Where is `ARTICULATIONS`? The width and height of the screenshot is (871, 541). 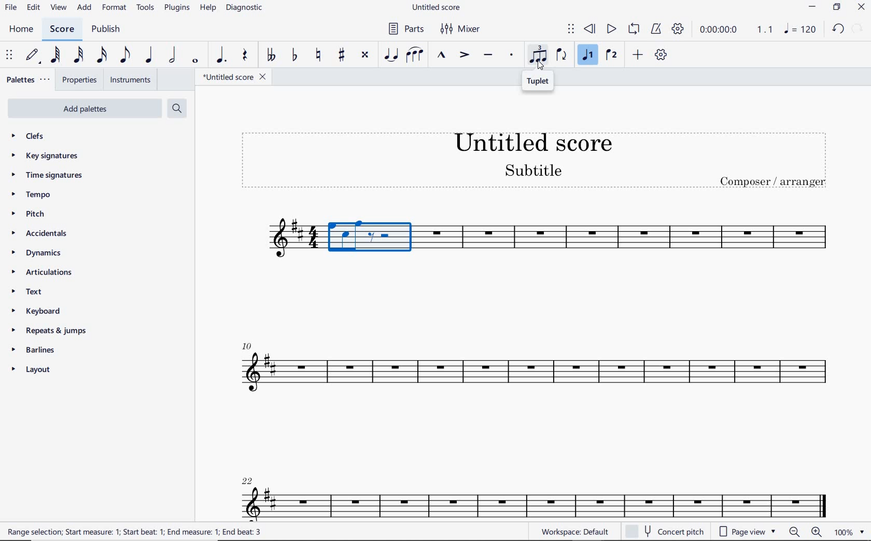
ARTICULATIONS is located at coordinates (42, 274).